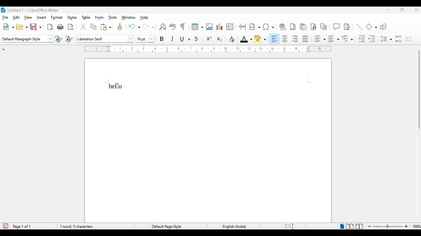  What do you see at coordinates (416, 226) in the screenshot?
I see `zoom factor` at bounding box center [416, 226].